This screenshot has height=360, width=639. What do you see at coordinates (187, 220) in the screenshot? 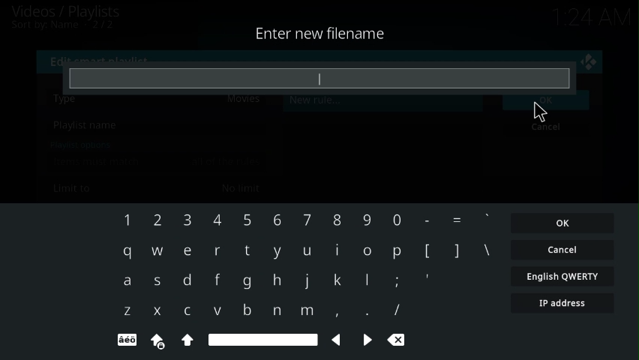
I see `3` at bounding box center [187, 220].